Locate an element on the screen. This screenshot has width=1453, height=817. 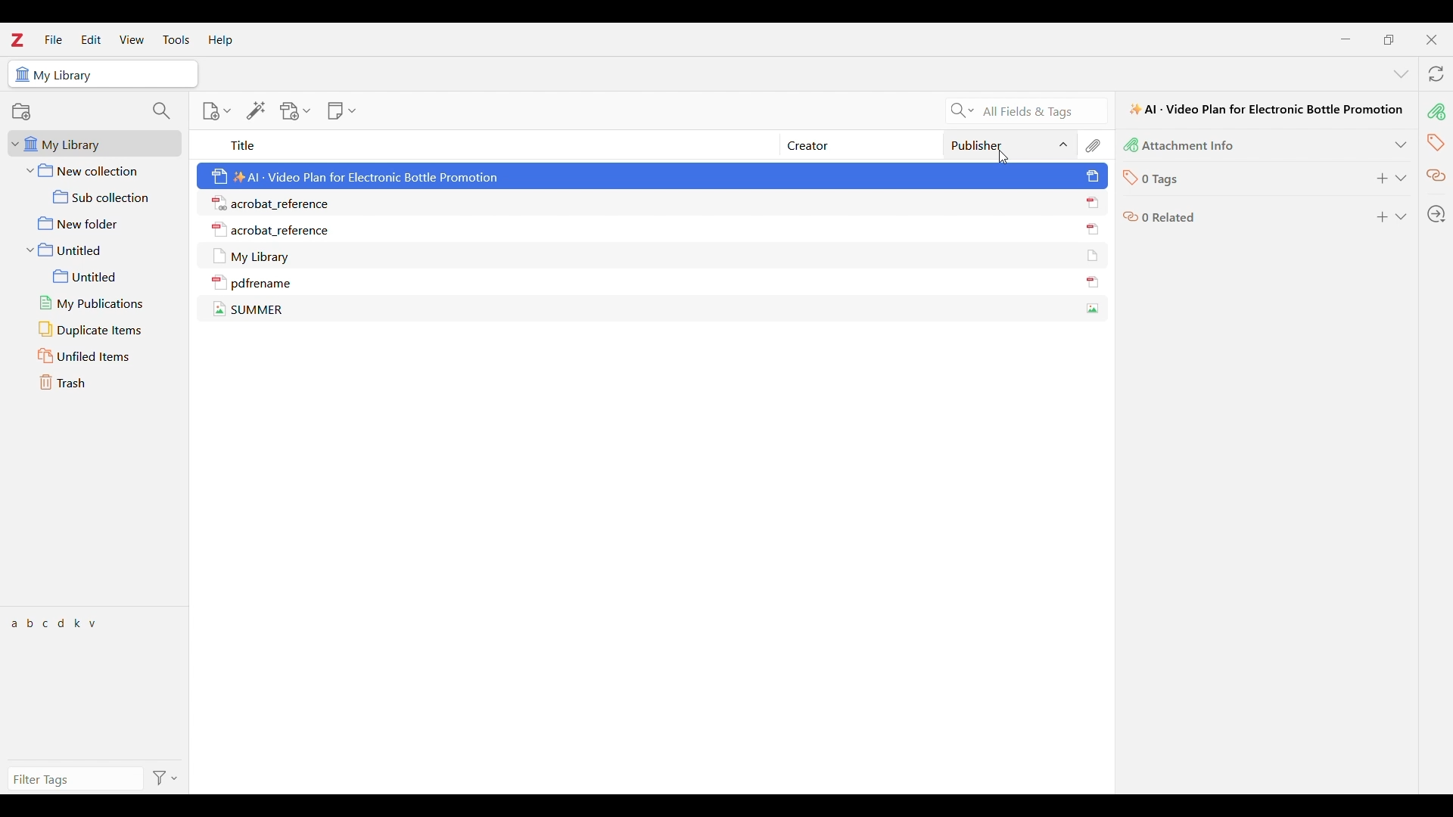
Locate is located at coordinates (1436, 214).